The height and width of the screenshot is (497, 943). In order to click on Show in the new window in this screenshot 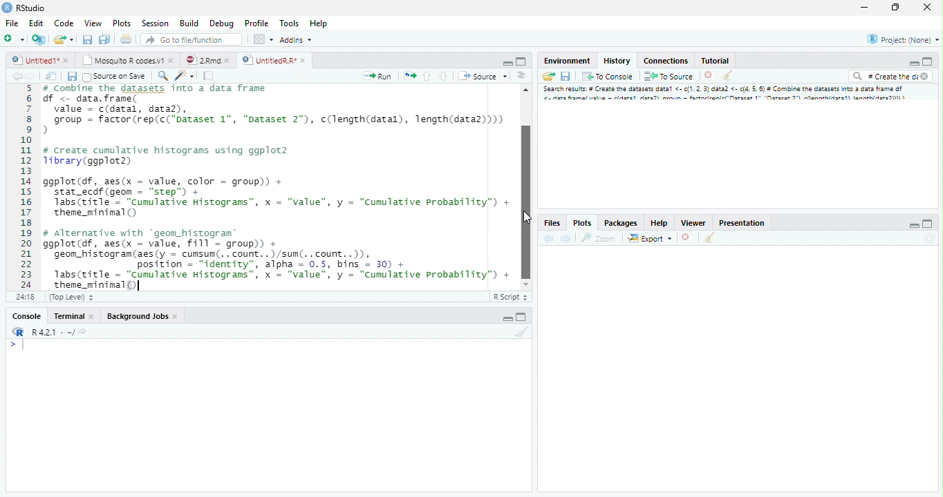, I will do `click(50, 76)`.